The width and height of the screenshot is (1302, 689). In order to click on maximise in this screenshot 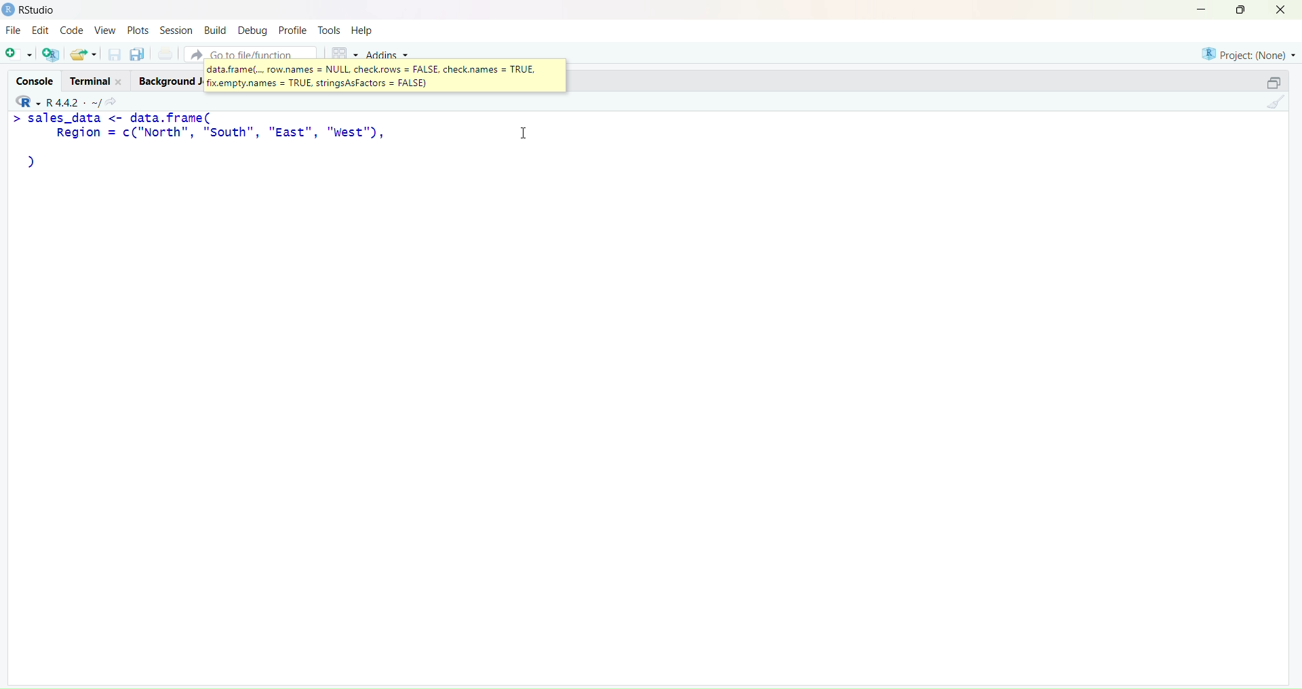, I will do `click(1267, 81)`.